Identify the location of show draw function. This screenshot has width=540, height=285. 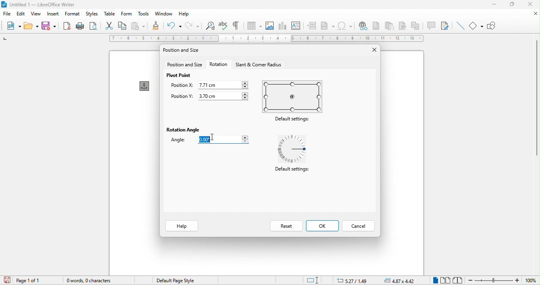
(492, 24).